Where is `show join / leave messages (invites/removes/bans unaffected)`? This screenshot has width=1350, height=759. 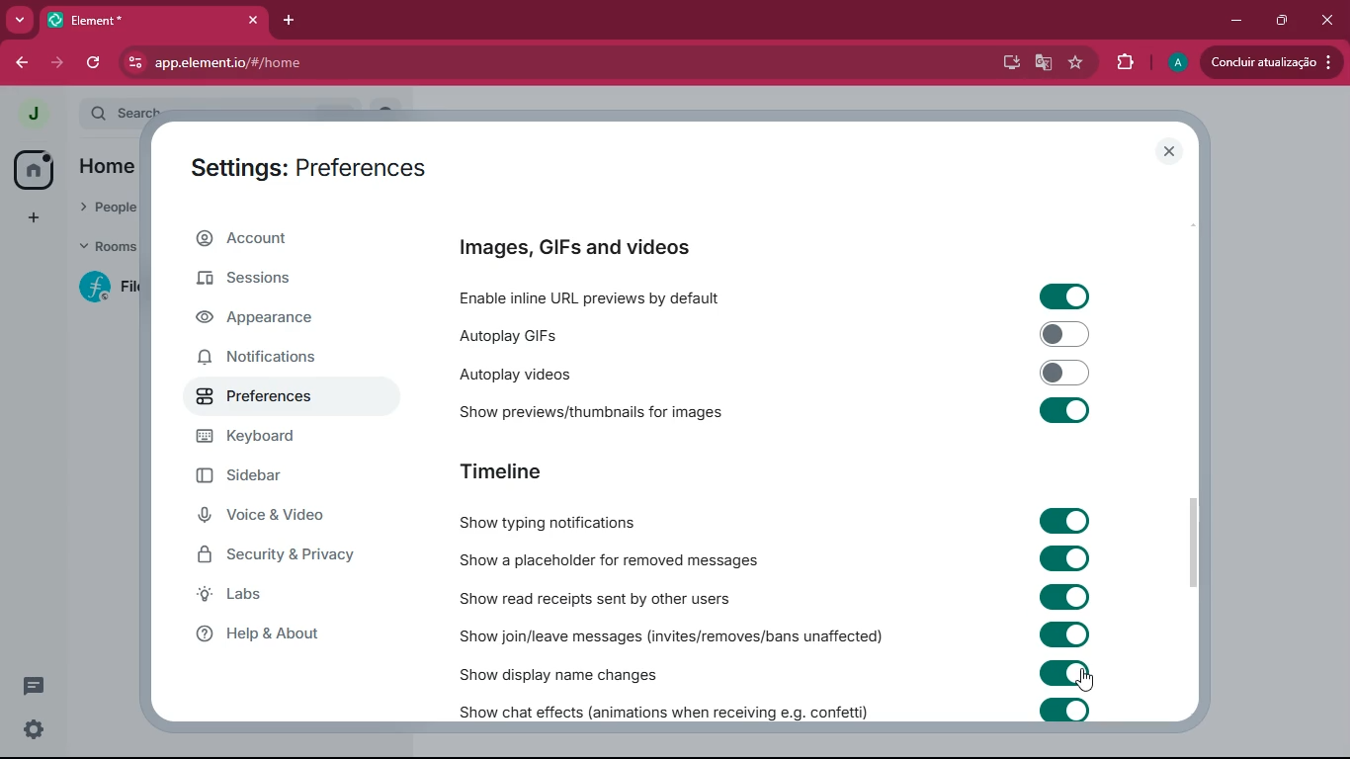
show join / leave messages (invites/removes/bans unaffected) is located at coordinates (668, 635).